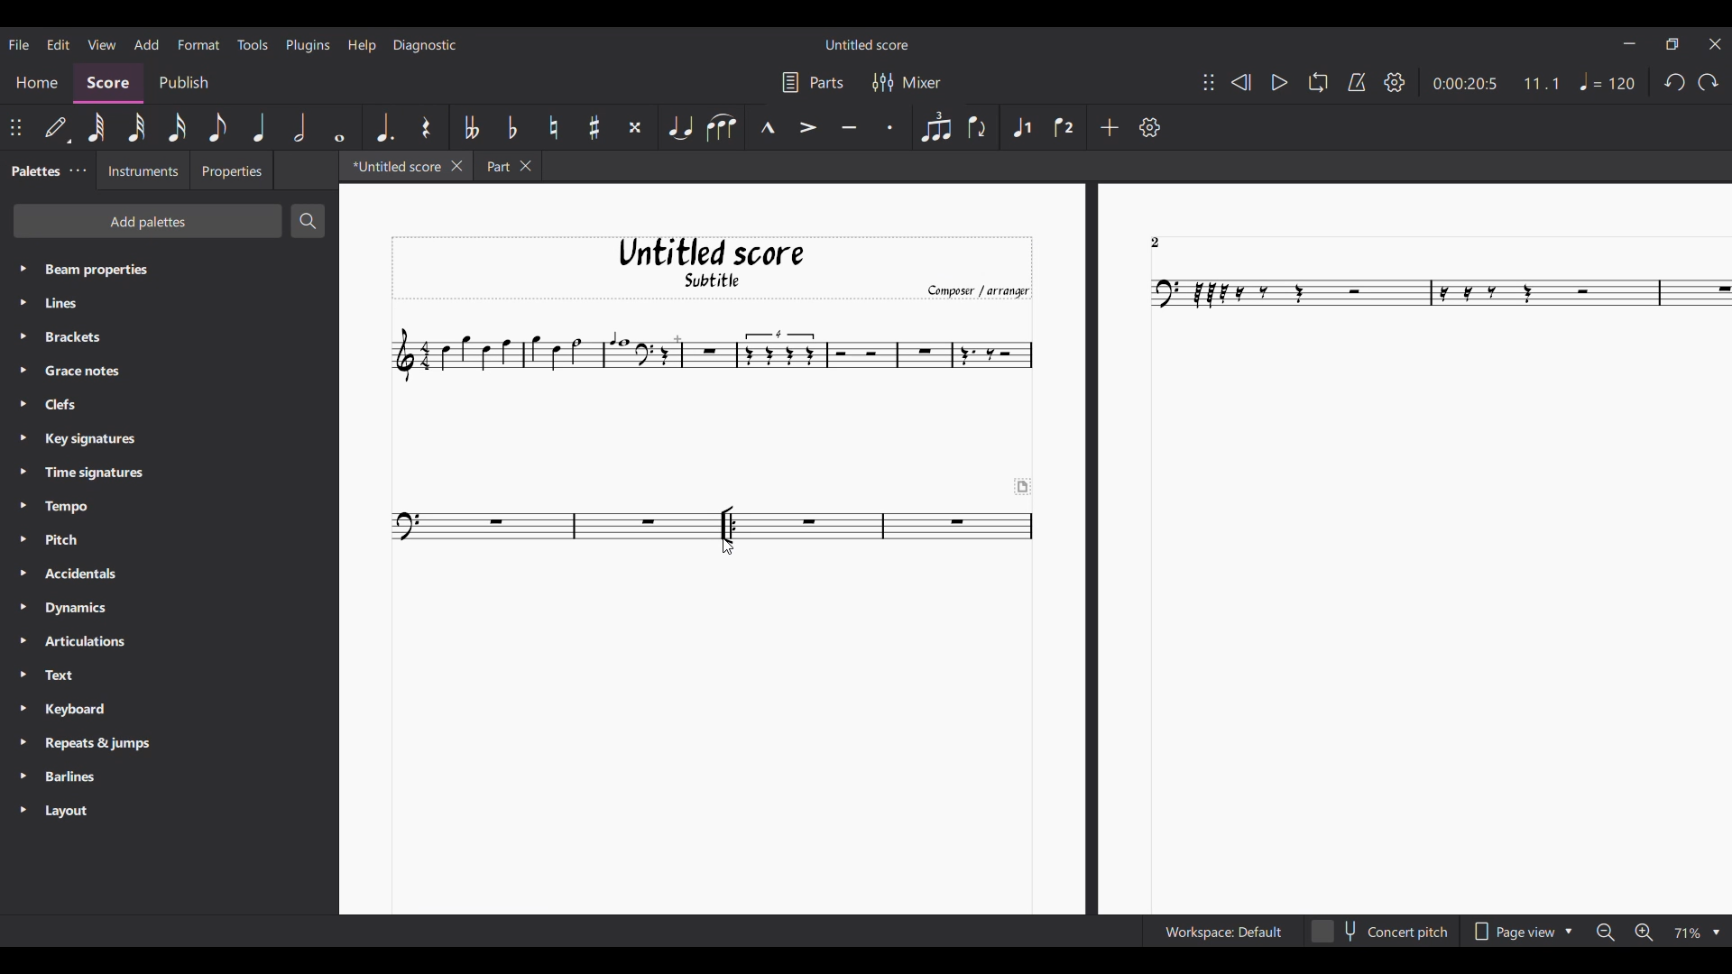 This screenshot has height=974, width=1732. What do you see at coordinates (363, 46) in the screenshot?
I see `Help menu` at bounding box center [363, 46].